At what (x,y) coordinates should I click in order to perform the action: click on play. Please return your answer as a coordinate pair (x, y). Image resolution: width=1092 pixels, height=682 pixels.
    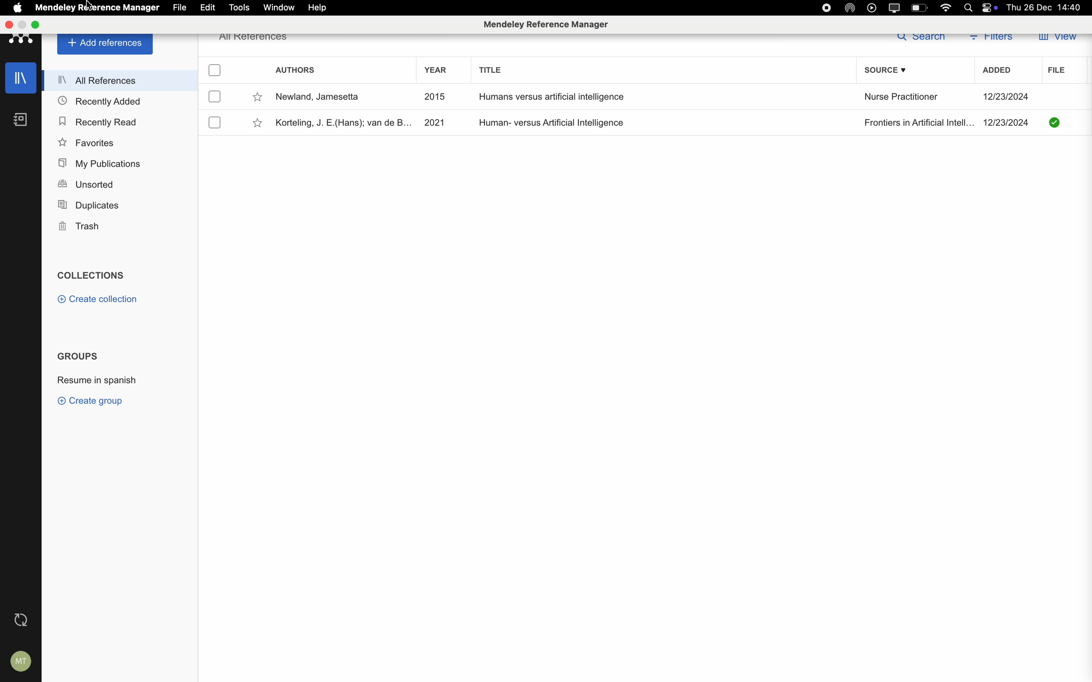
    Looking at the image, I should click on (872, 8).